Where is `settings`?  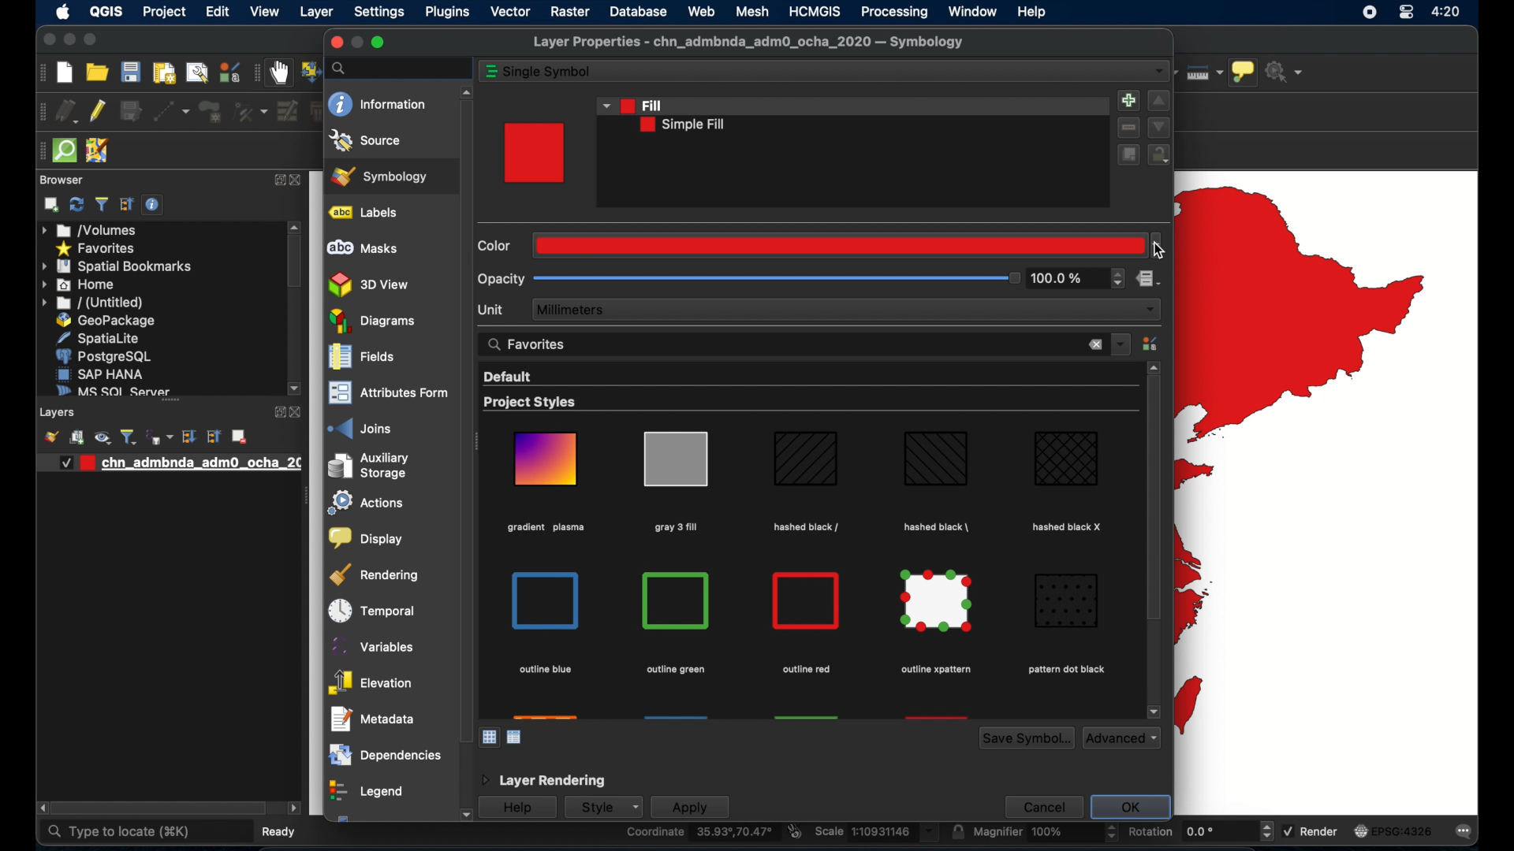
settings is located at coordinates (381, 13).